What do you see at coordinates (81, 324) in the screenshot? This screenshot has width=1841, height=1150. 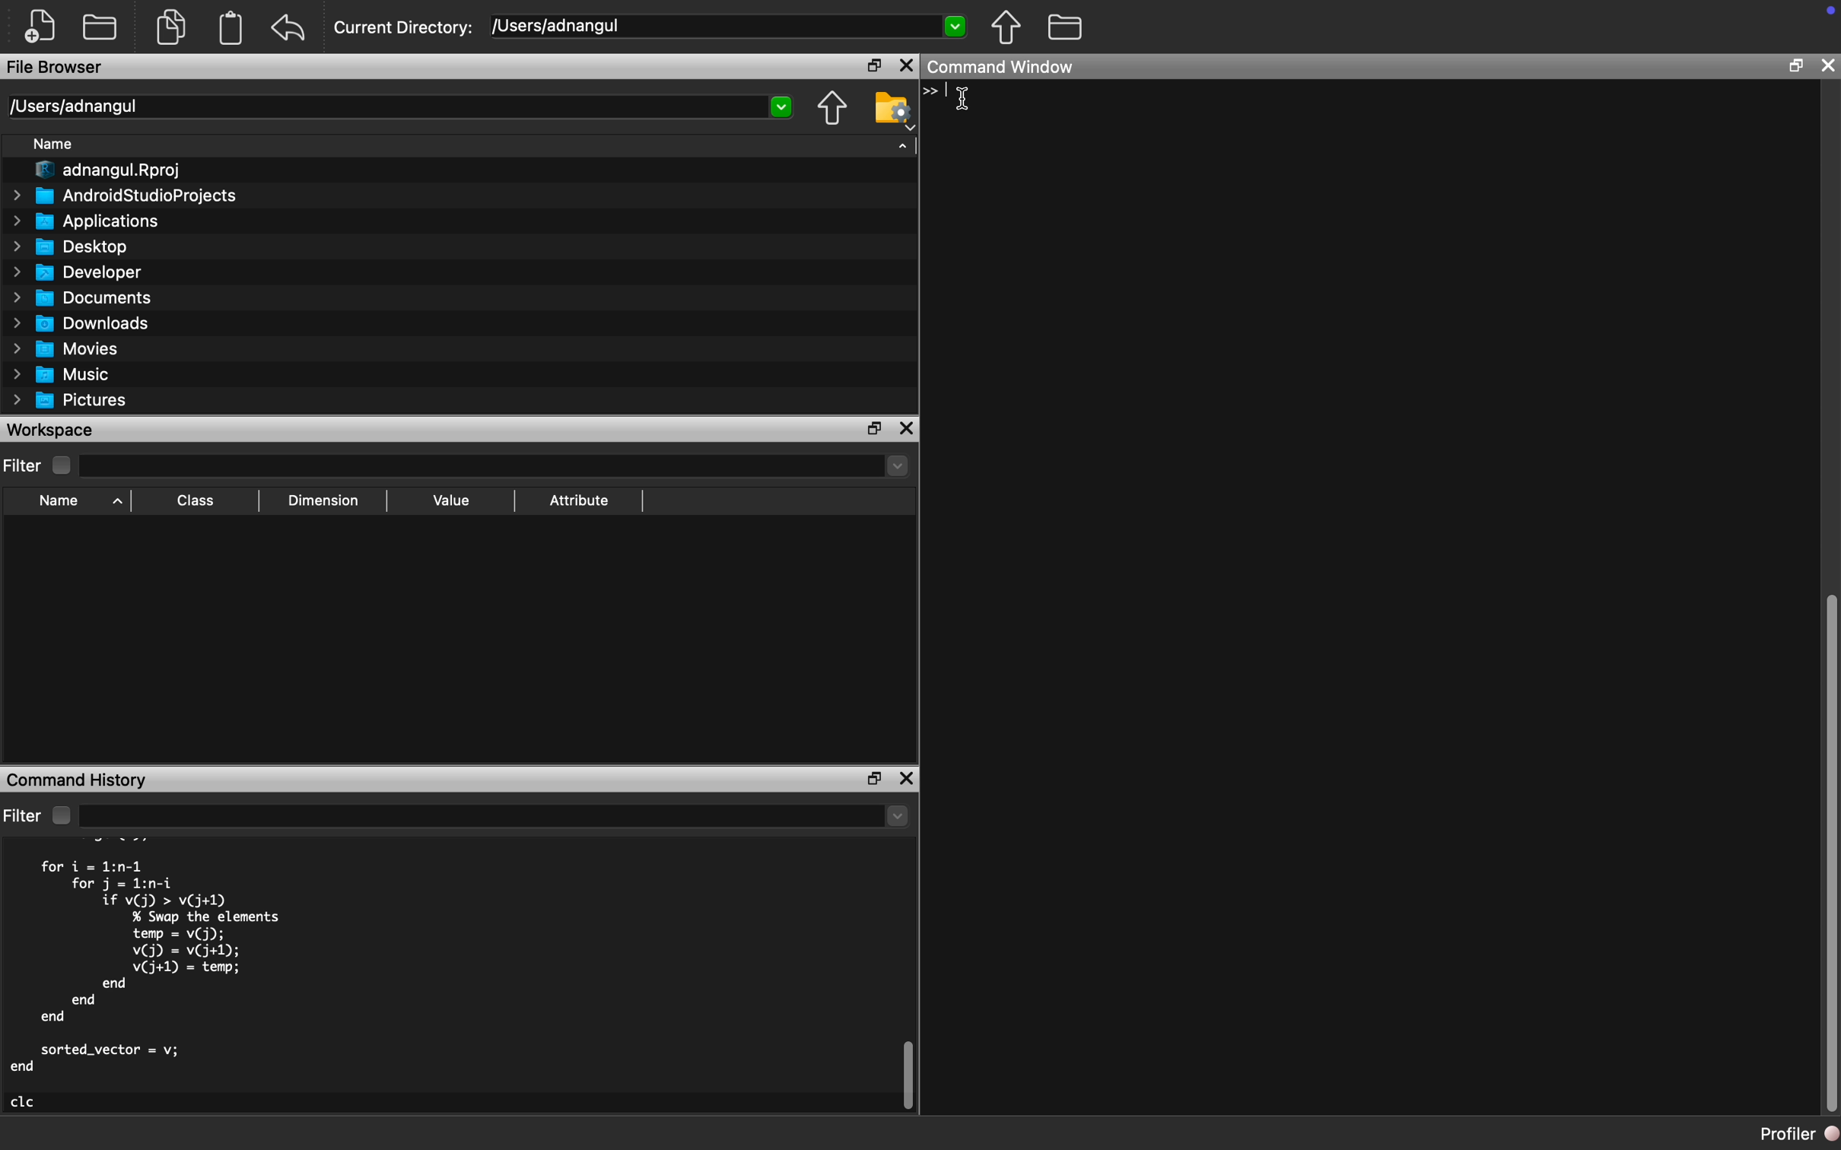 I see `Downloads` at bounding box center [81, 324].